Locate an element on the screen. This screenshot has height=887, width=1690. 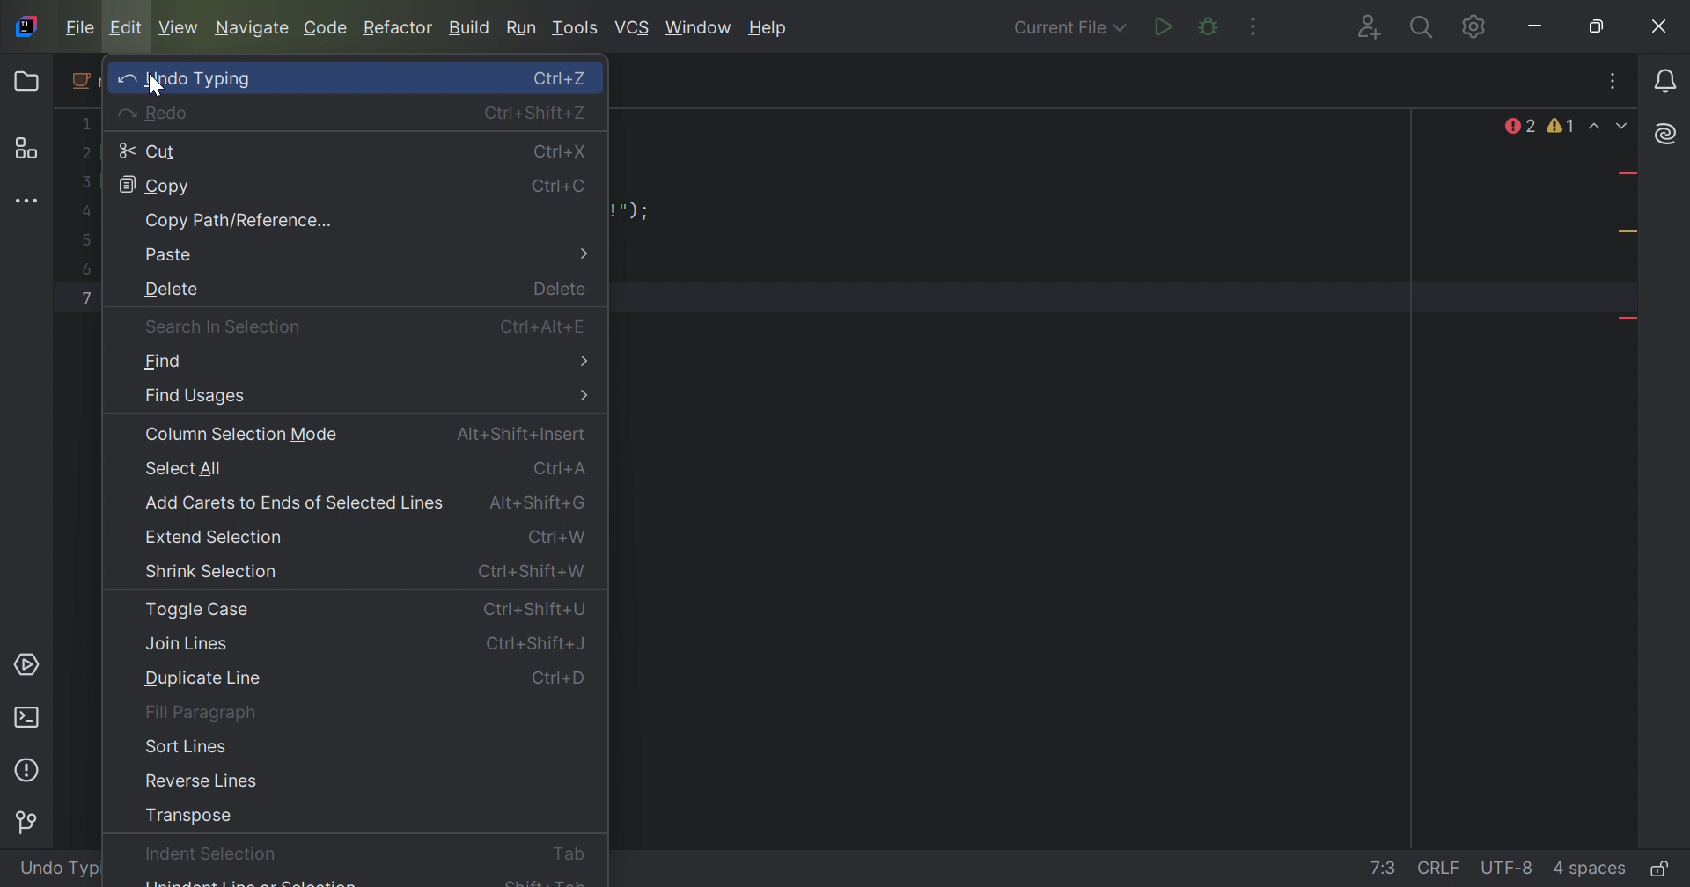
Windows is located at coordinates (634, 29).